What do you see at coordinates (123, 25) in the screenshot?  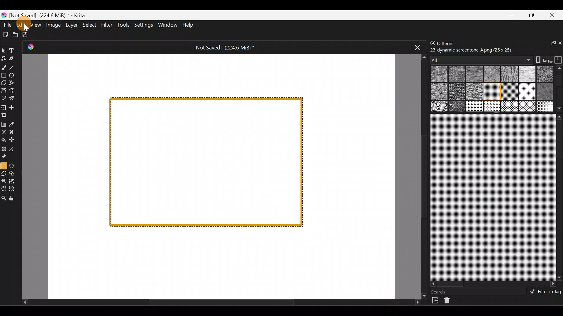 I see `Tools` at bounding box center [123, 25].